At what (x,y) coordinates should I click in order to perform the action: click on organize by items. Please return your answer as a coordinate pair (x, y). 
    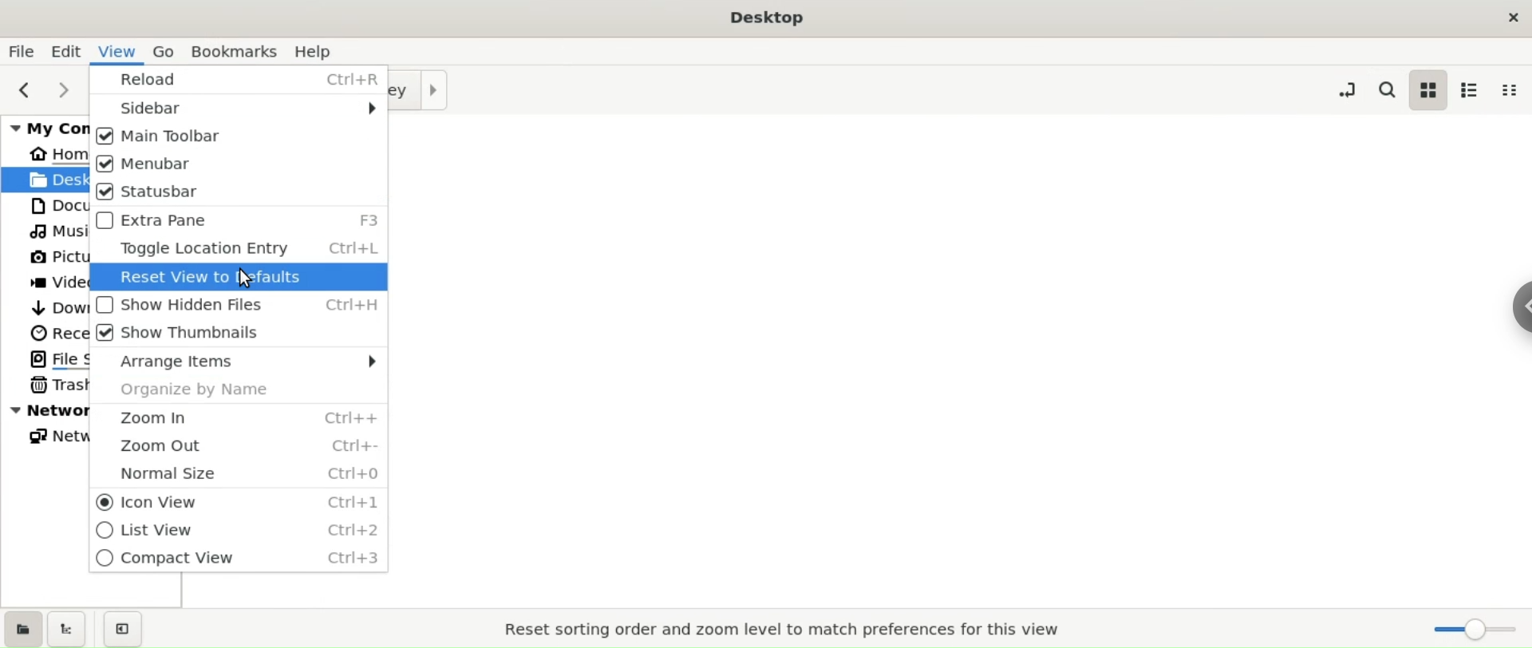
    Looking at the image, I should click on (240, 389).